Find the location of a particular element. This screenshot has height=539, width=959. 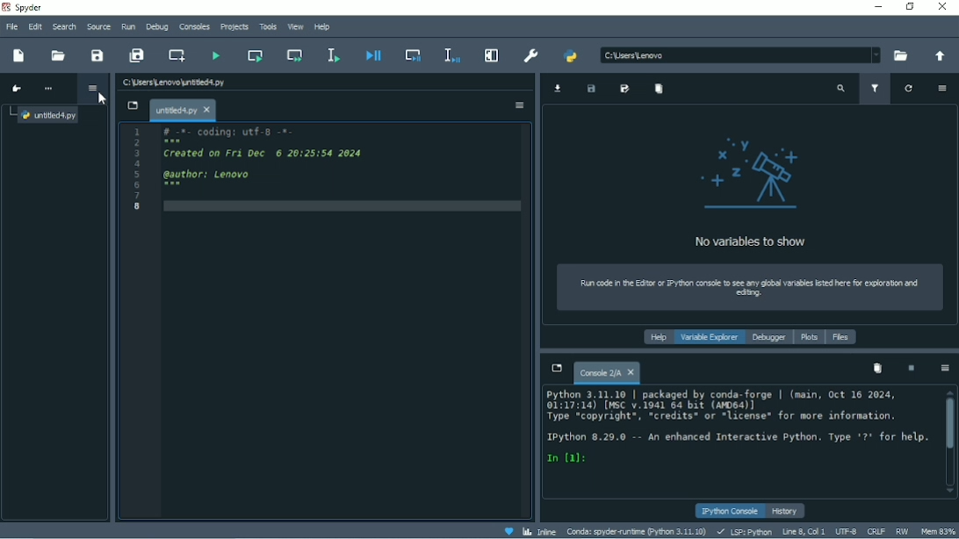

Options is located at coordinates (941, 88).